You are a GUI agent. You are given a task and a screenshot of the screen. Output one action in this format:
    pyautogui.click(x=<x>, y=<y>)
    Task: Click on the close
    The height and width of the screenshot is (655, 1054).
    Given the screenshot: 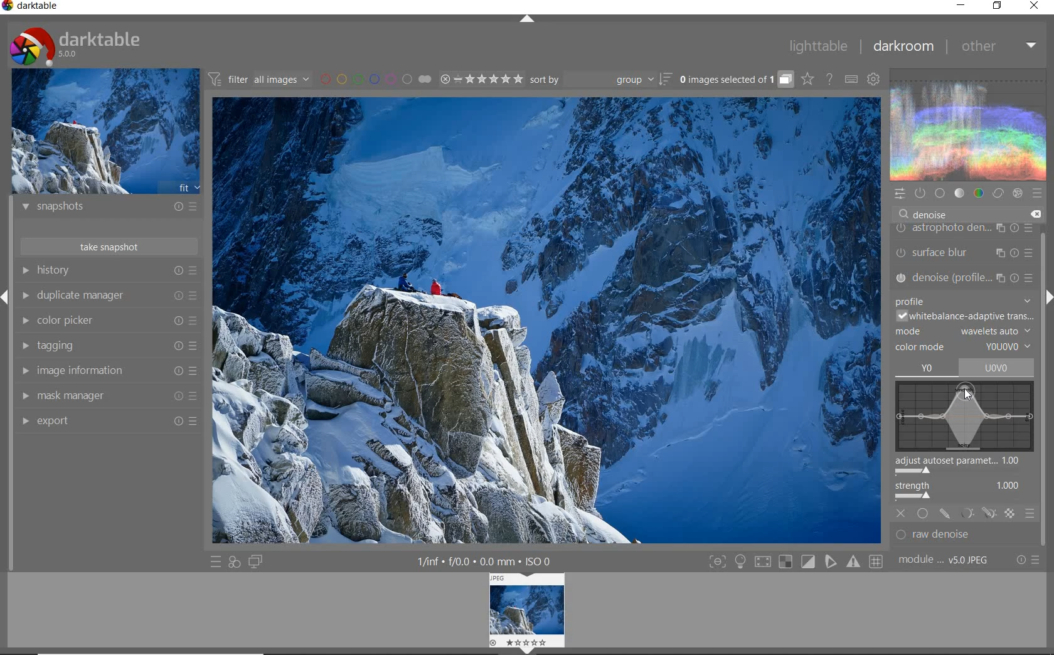 What is the action you would take?
    pyautogui.click(x=1035, y=6)
    